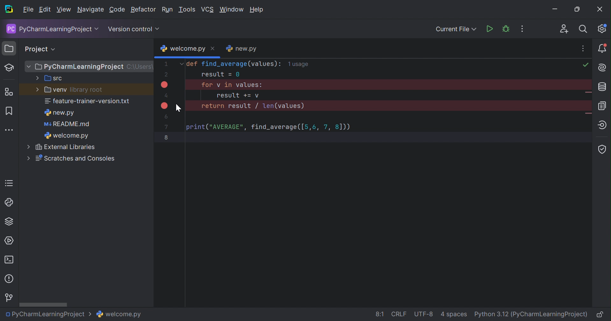 This screenshot has height=321, width=611. What do you see at coordinates (530, 314) in the screenshot?
I see `Python 3.12 (PyCharmLearning Project)` at bounding box center [530, 314].